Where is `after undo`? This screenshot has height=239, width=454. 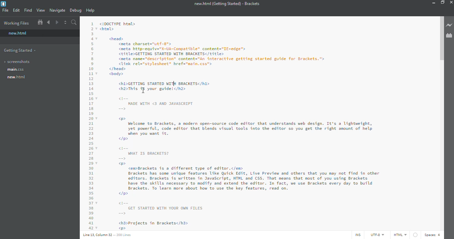
after undo is located at coordinates (171, 84).